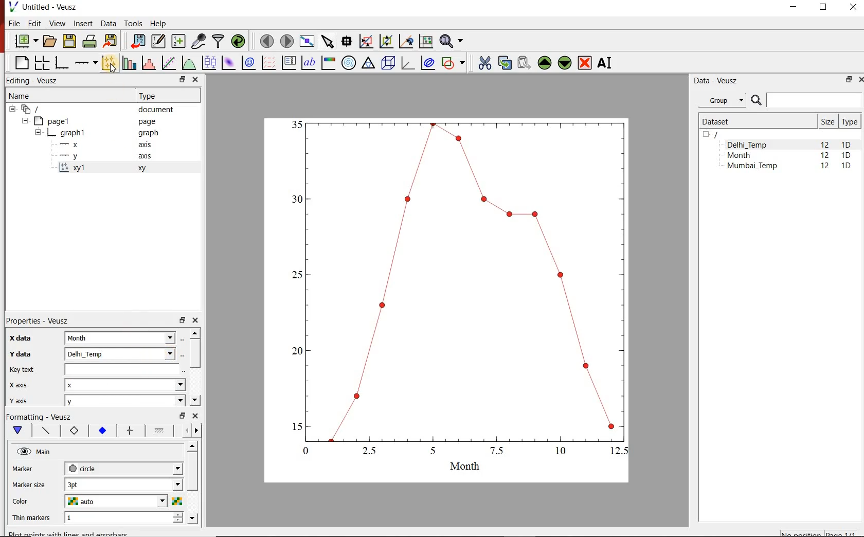 The width and height of the screenshot is (864, 537). Describe the element at coordinates (544, 63) in the screenshot. I see `move the selected widget up` at that location.